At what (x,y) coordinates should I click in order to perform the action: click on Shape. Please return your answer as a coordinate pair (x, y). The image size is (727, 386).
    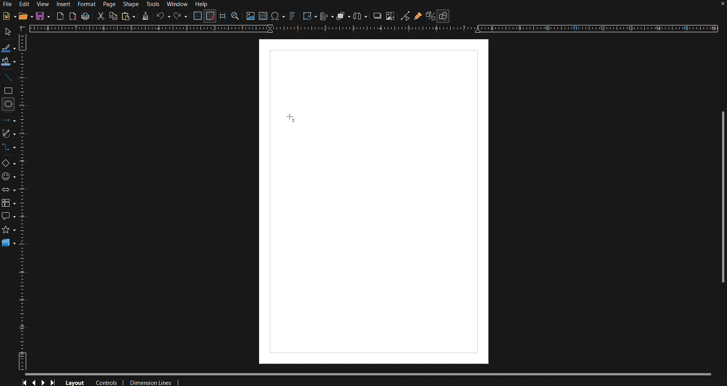
    Looking at the image, I should click on (130, 5).